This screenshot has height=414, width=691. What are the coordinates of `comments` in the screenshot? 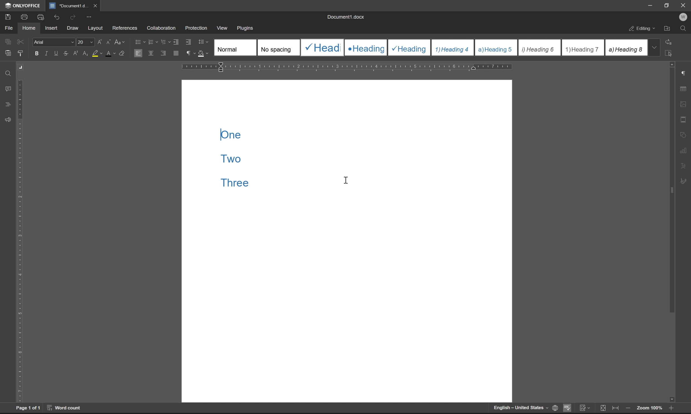 It's located at (9, 89).